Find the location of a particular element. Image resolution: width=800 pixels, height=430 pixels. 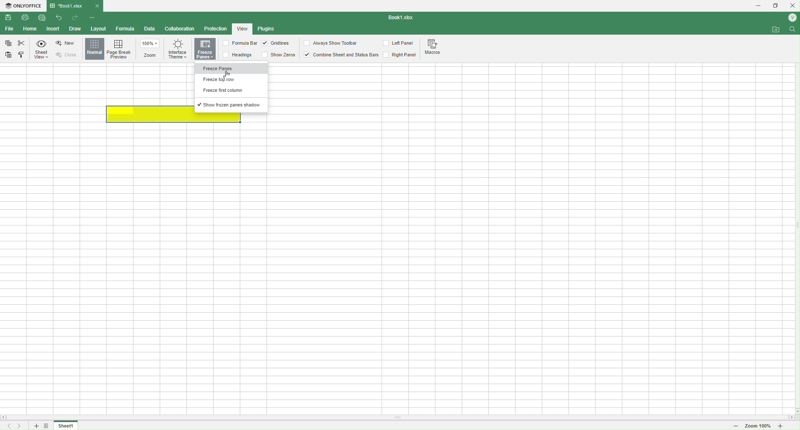

Normal is located at coordinates (95, 49).